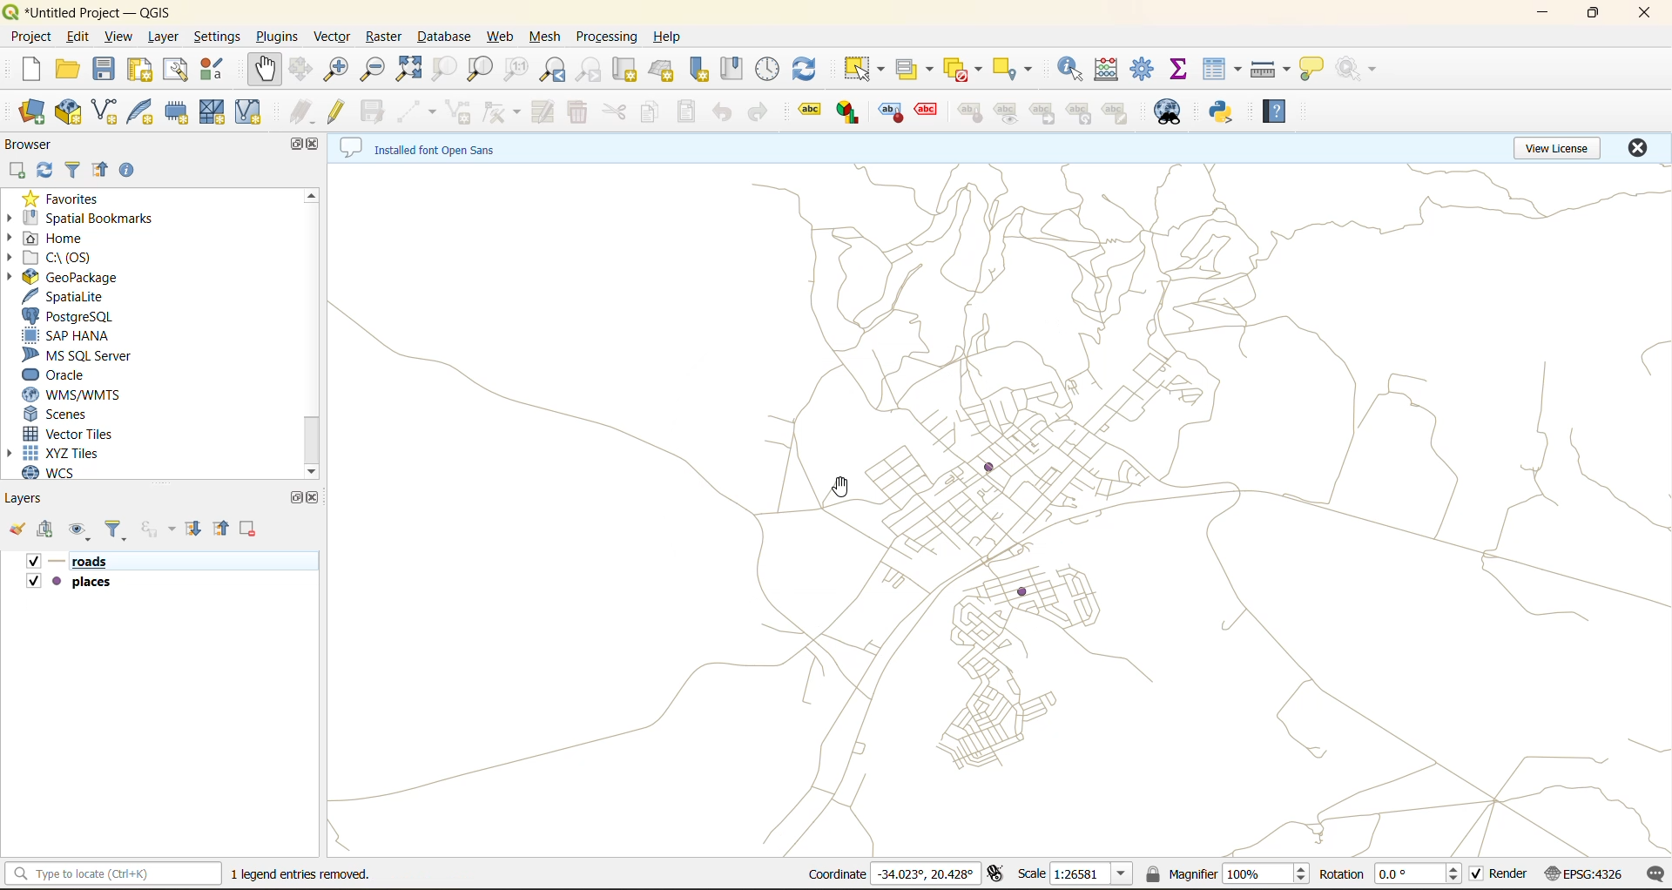 This screenshot has width=1672, height=890. What do you see at coordinates (1227, 877) in the screenshot?
I see `magnifier` at bounding box center [1227, 877].